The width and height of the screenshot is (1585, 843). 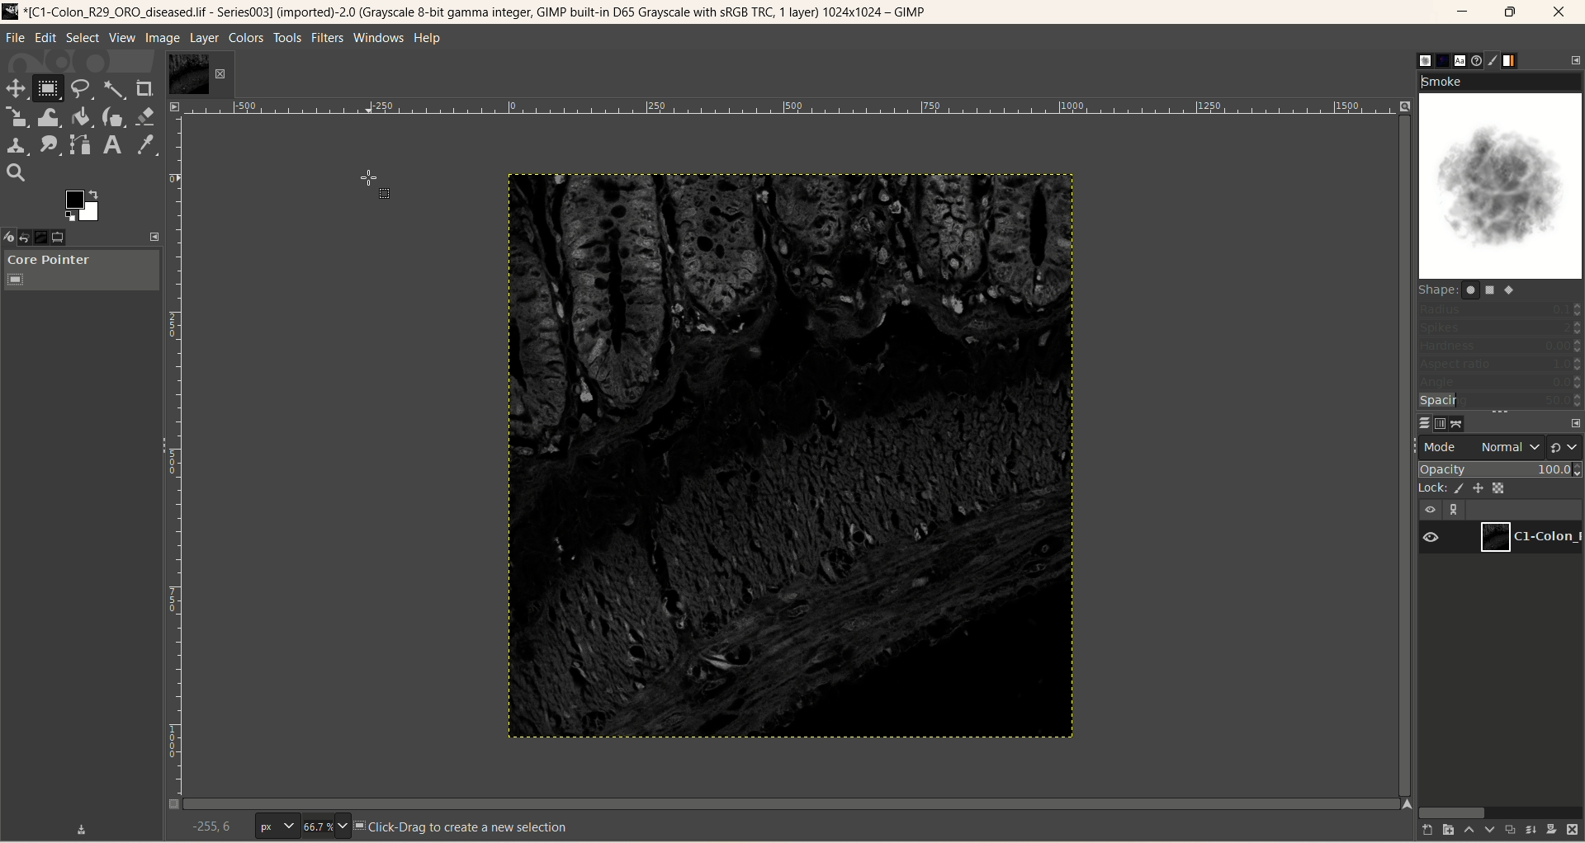 I want to click on layer, so click(x=203, y=39).